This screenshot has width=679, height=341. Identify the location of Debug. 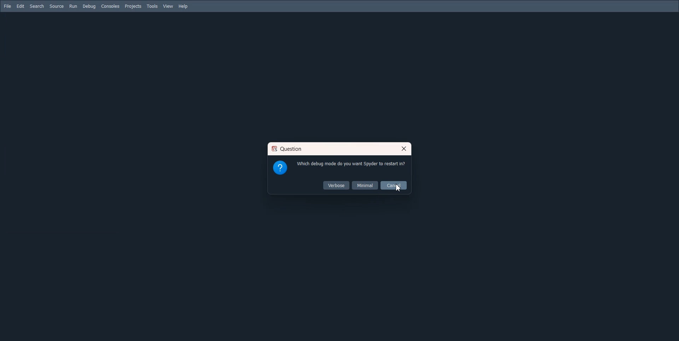
(89, 7).